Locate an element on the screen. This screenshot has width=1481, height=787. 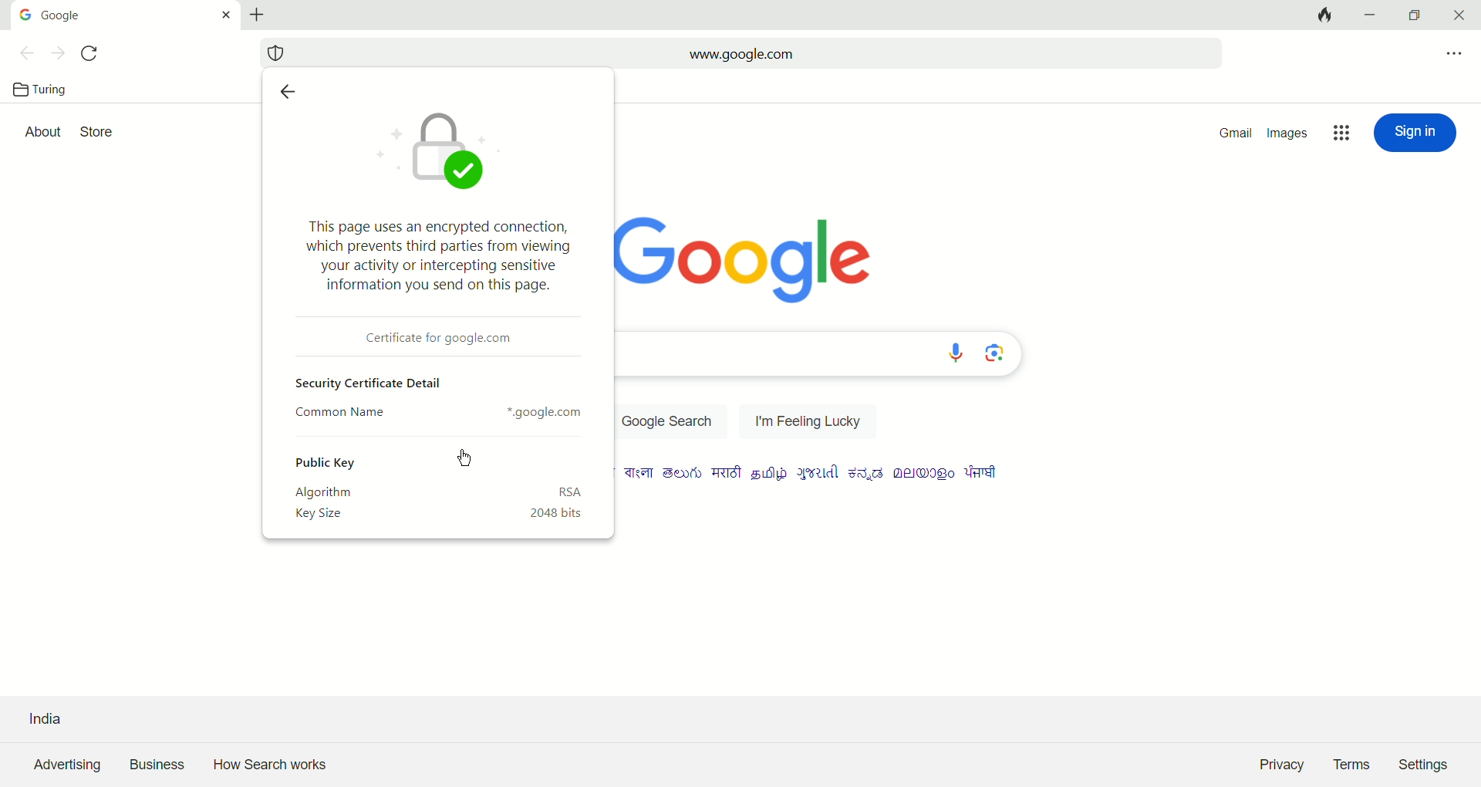
new tab is located at coordinates (257, 13).